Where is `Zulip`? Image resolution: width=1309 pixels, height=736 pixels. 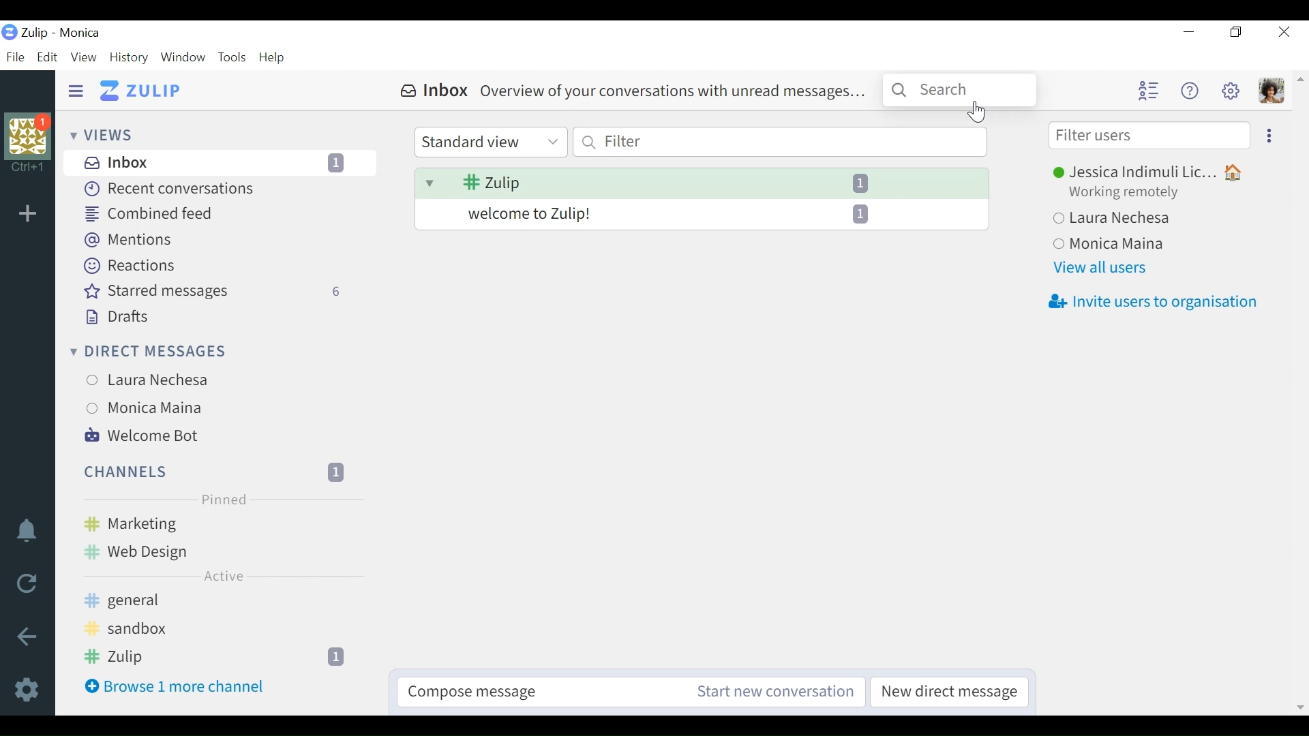
Zulip is located at coordinates (224, 657).